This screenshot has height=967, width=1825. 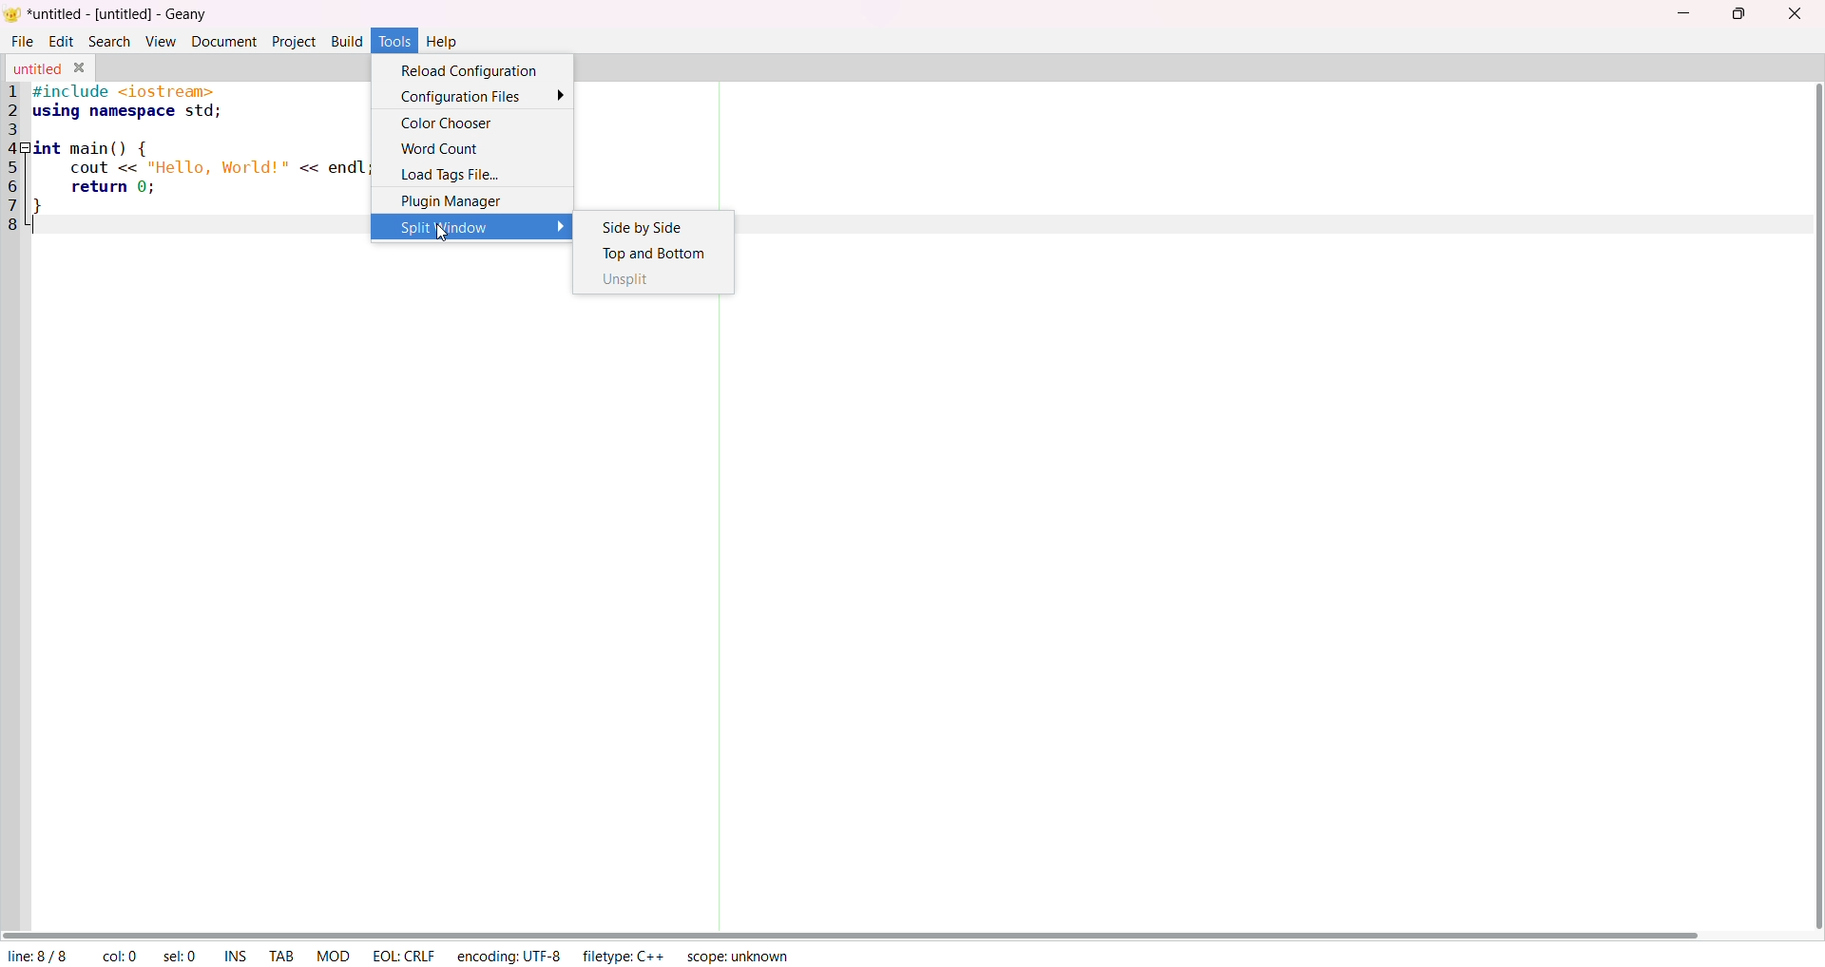 I want to click on filetype: C++, so click(x=620, y=958).